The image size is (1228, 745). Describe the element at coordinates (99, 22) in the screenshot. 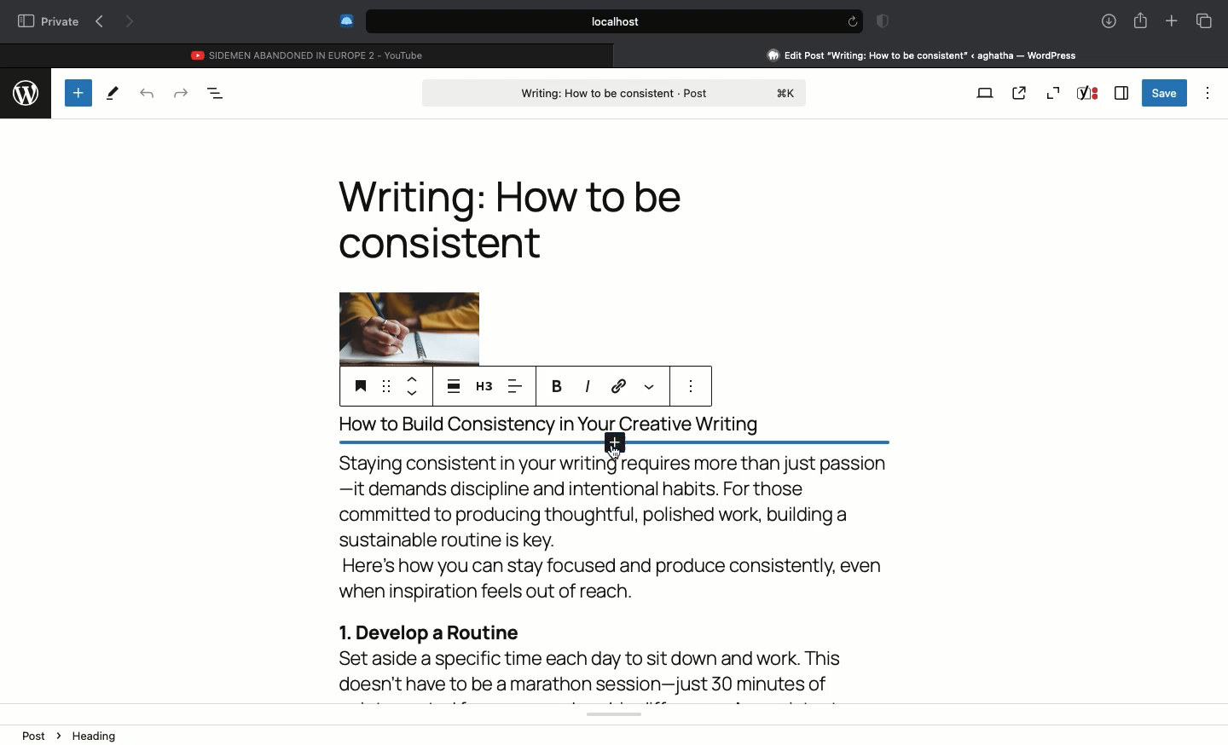

I see `Previous page` at that location.